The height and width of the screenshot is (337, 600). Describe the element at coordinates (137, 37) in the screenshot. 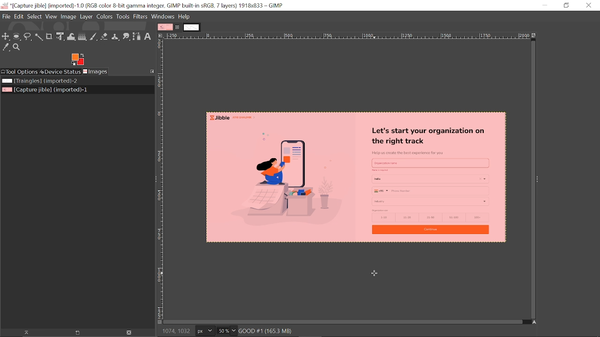

I see `Path tool` at that location.